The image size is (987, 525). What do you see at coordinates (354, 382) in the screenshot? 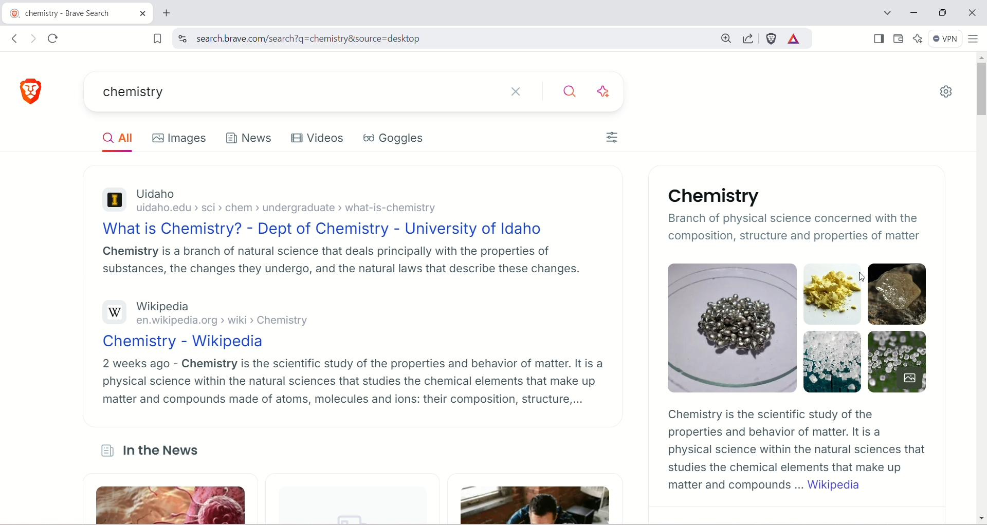
I see `2 weeks ago - Chemistry is the scientific study of the properties and behavior of matter. It is
a physical science within the natural sciences that studies the chemical elements that make
up matter and compounds made of atoms, molecules and ions: their composition, structure,...` at bounding box center [354, 382].